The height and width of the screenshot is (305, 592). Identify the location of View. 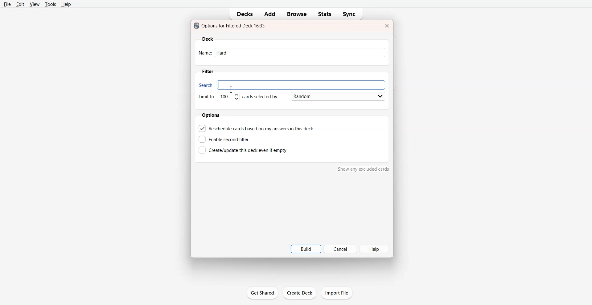
(35, 4).